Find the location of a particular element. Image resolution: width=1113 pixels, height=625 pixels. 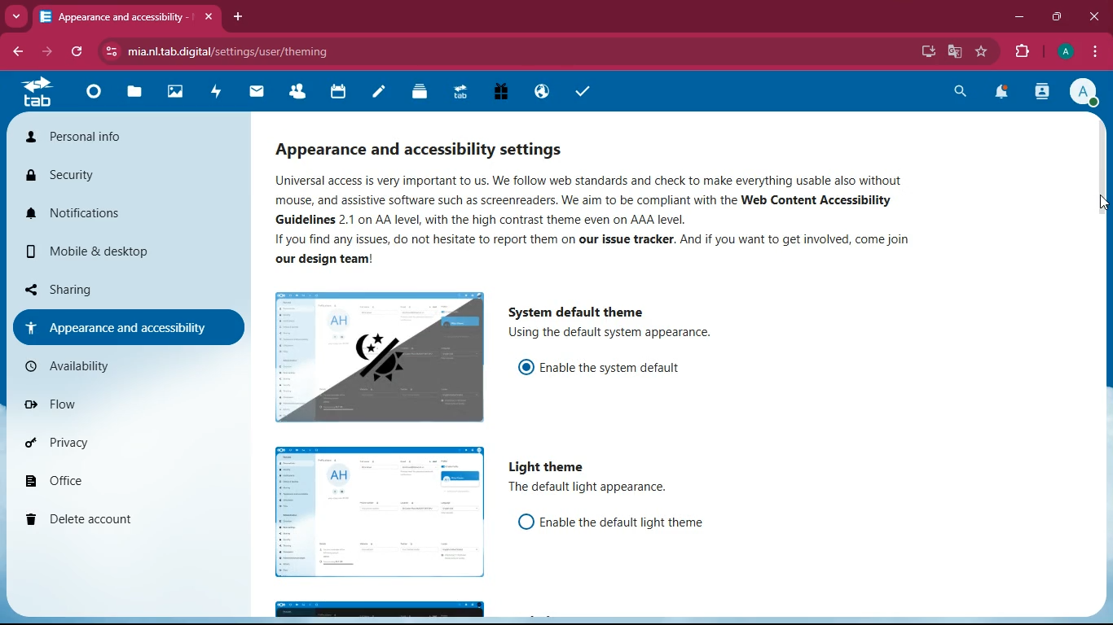

delete is located at coordinates (131, 522).